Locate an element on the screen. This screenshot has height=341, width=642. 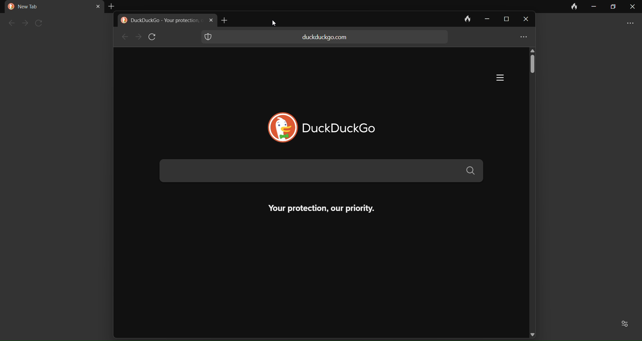
menu is located at coordinates (494, 78).